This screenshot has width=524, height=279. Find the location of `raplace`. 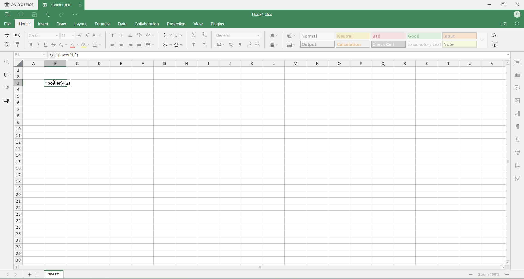

raplace is located at coordinates (495, 35).